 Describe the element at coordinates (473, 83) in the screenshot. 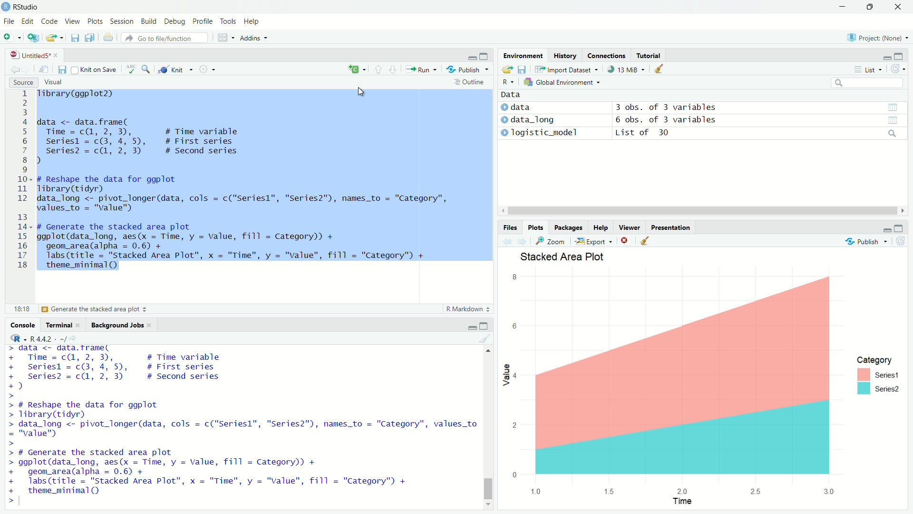

I see `: Outline` at that location.